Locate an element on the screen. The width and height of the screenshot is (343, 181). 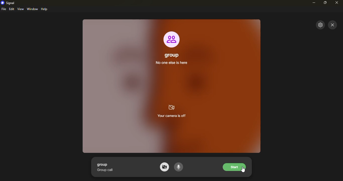
group is located at coordinates (103, 164).